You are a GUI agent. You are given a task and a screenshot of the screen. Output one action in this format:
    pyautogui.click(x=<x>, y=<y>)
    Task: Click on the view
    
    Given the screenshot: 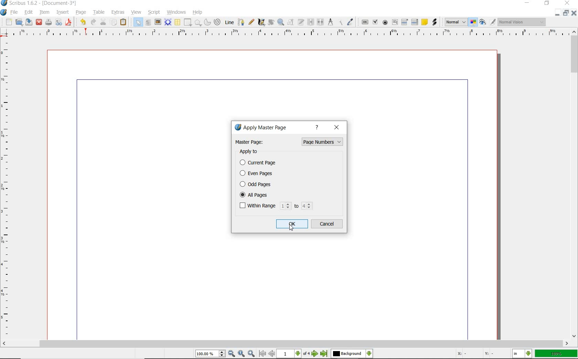 What is the action you would take?
    pyautogui.click(x=136, y=12)
    